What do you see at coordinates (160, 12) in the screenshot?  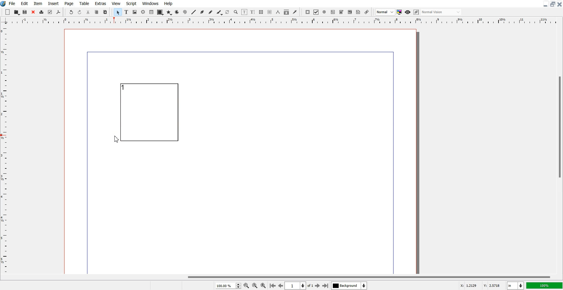 I see `Shape` at bounding box center [160, 12].